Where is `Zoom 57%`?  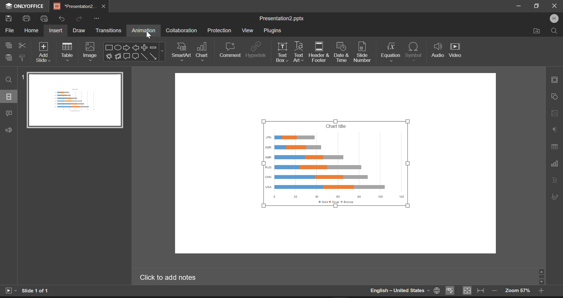
Zoom 57% is located at coordinates (518, 290).